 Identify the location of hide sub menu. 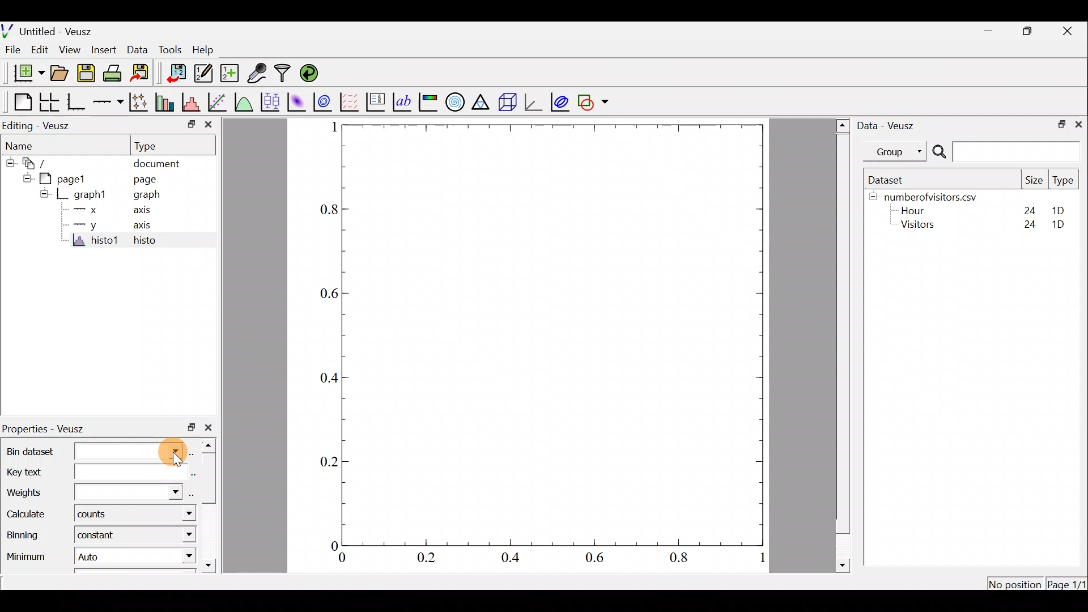
(25, 178).